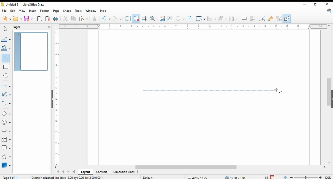  I want to click on crop, so click(253, 18).